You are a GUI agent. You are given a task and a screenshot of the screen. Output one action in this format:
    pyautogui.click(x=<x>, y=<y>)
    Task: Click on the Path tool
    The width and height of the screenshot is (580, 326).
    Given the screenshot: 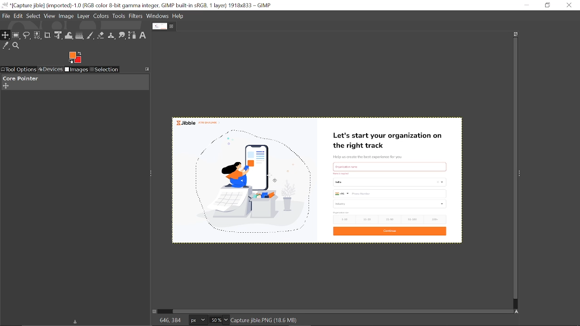 What is the action you would take?
    pyautogui.click(x=132, y=36)
    